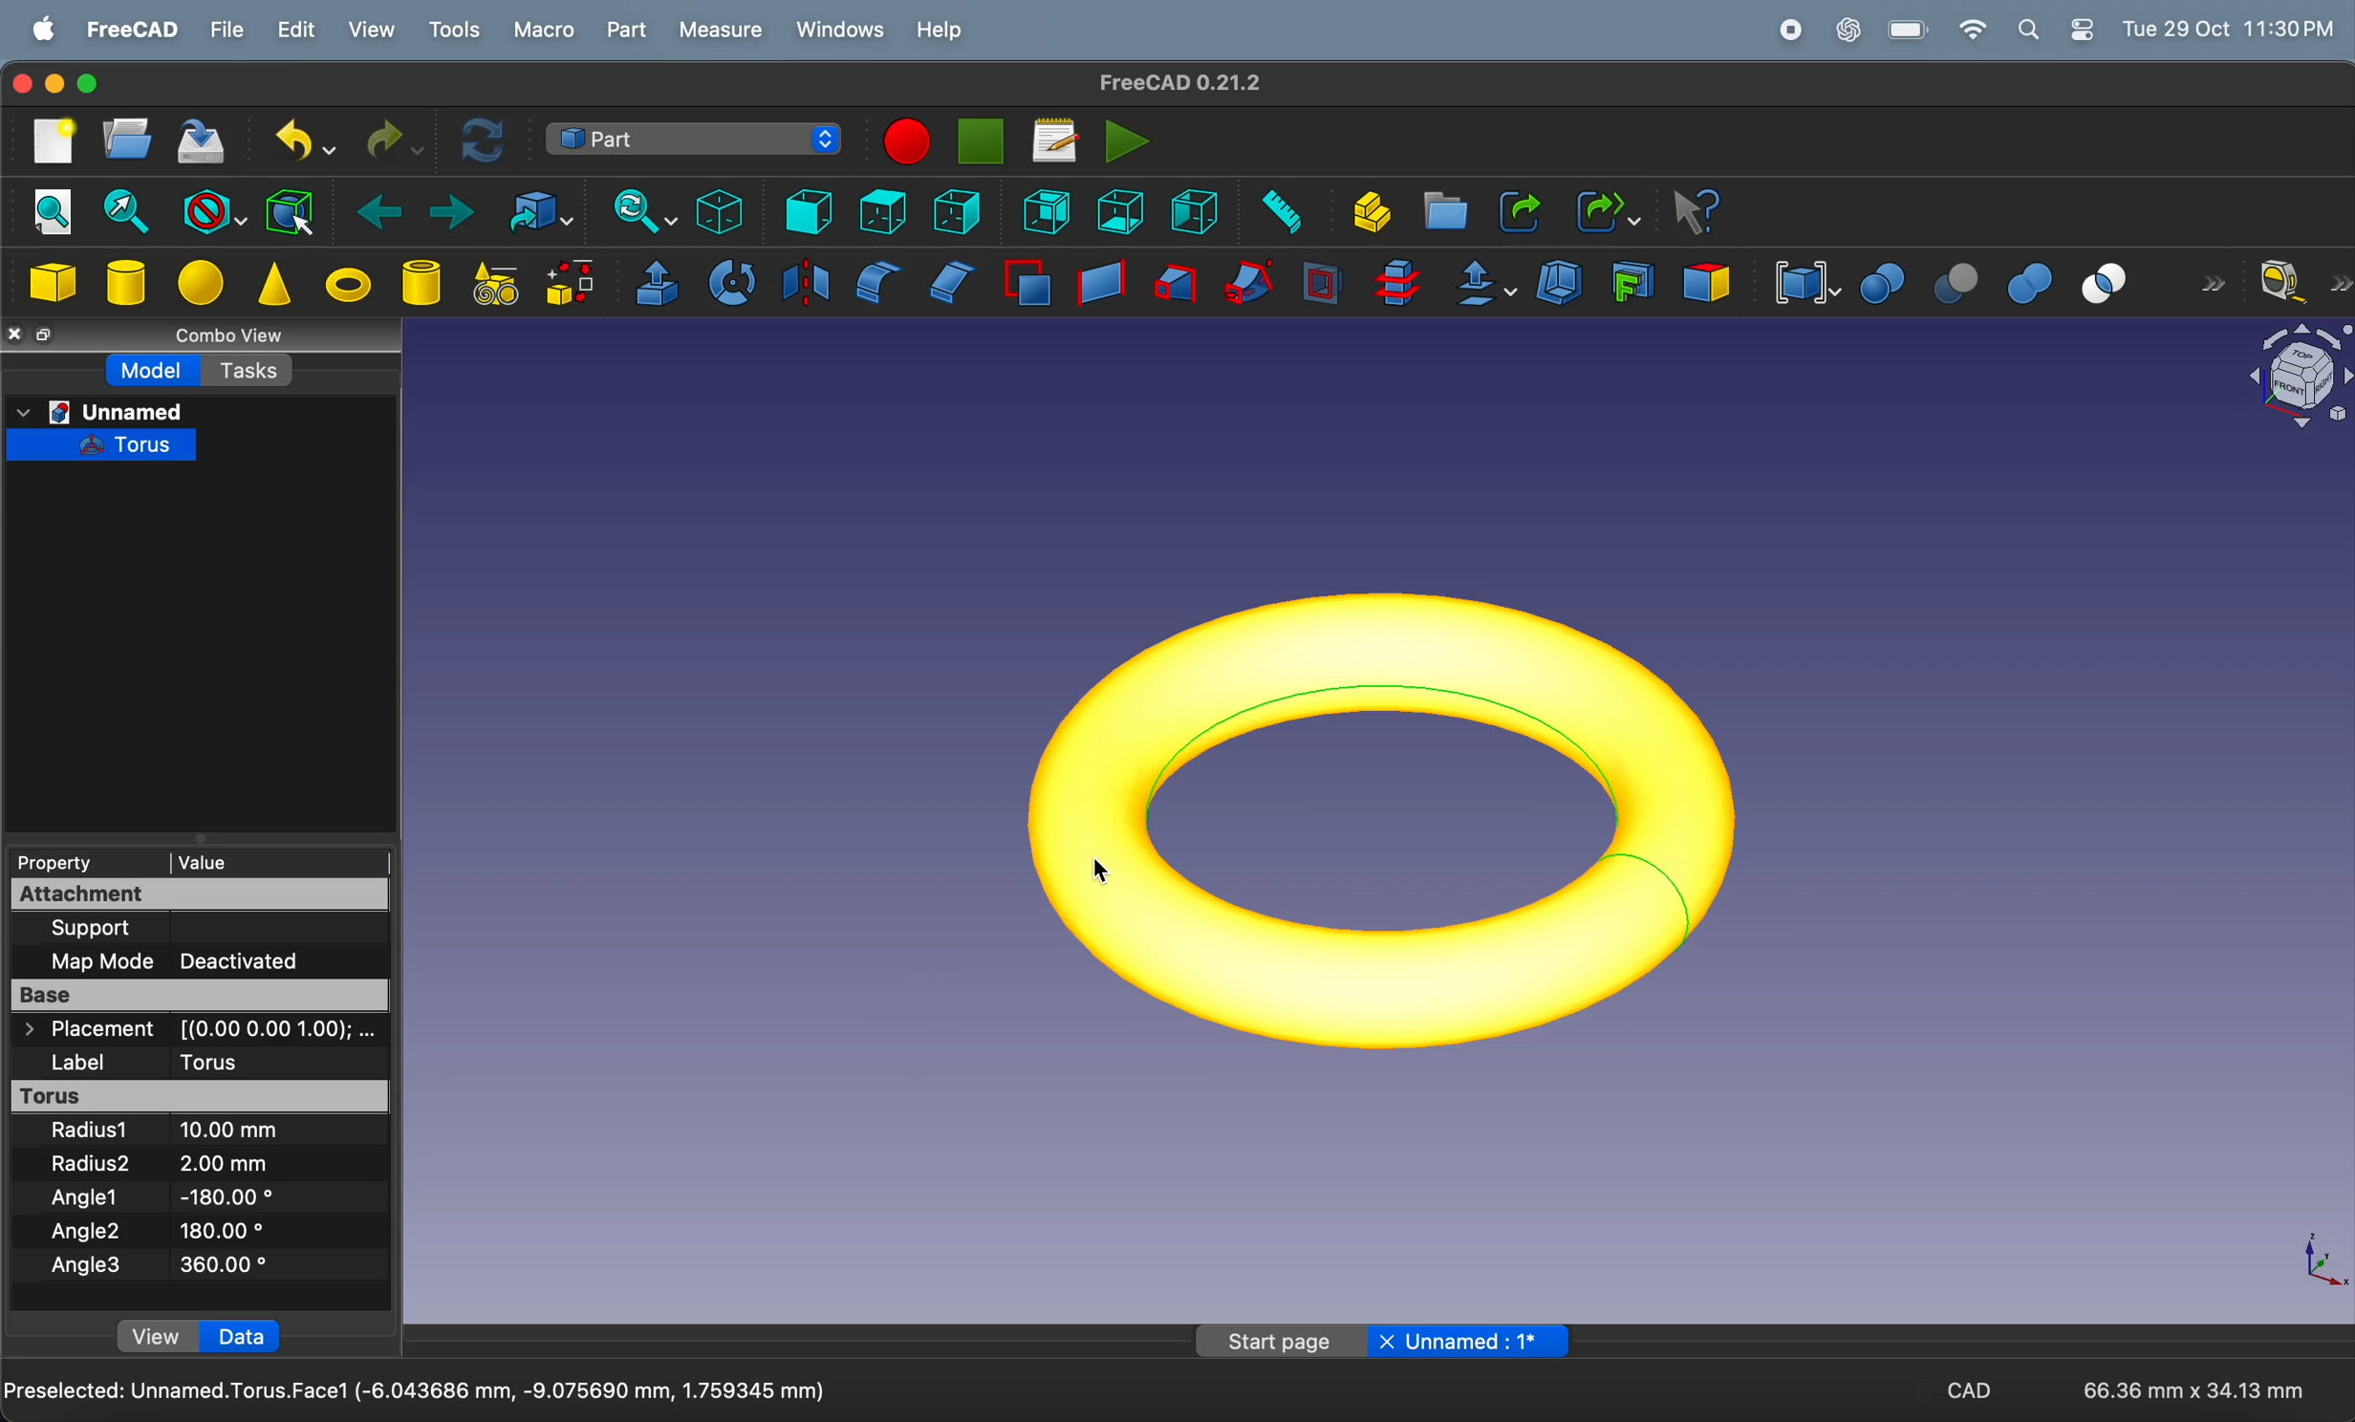 This screenshot has width=2355, height=1422. Describe the element at coordinates (1559, 281) in the screenshot. I see `thickness ` at that location.